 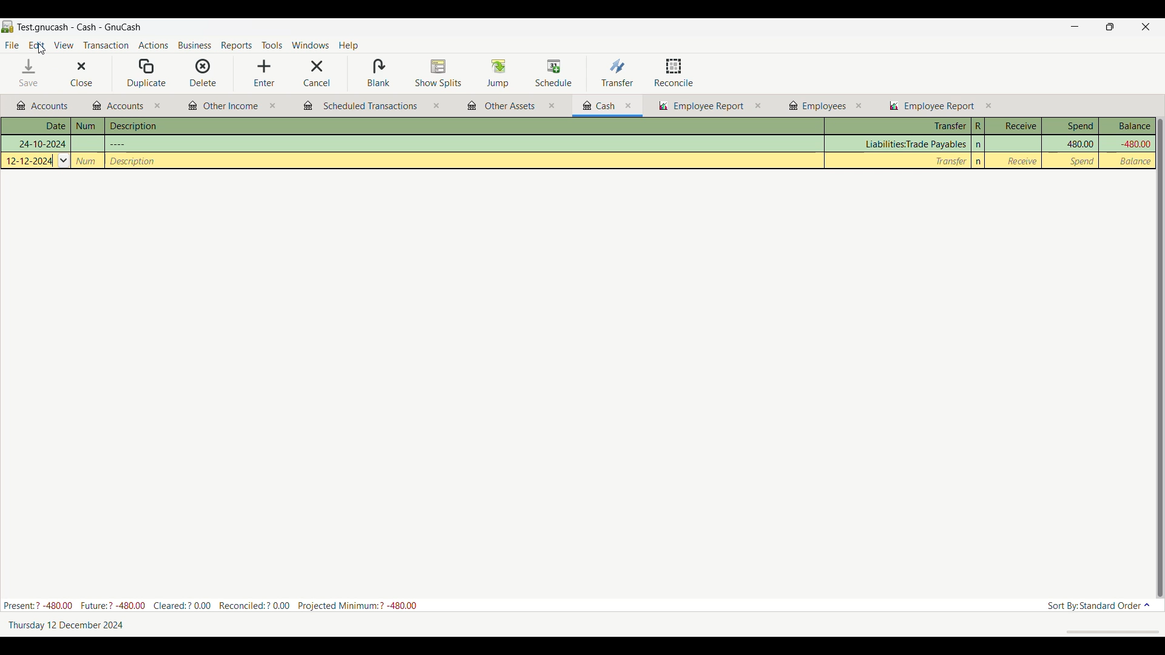 I want to click on Business menu, so click(x=195, y=45).